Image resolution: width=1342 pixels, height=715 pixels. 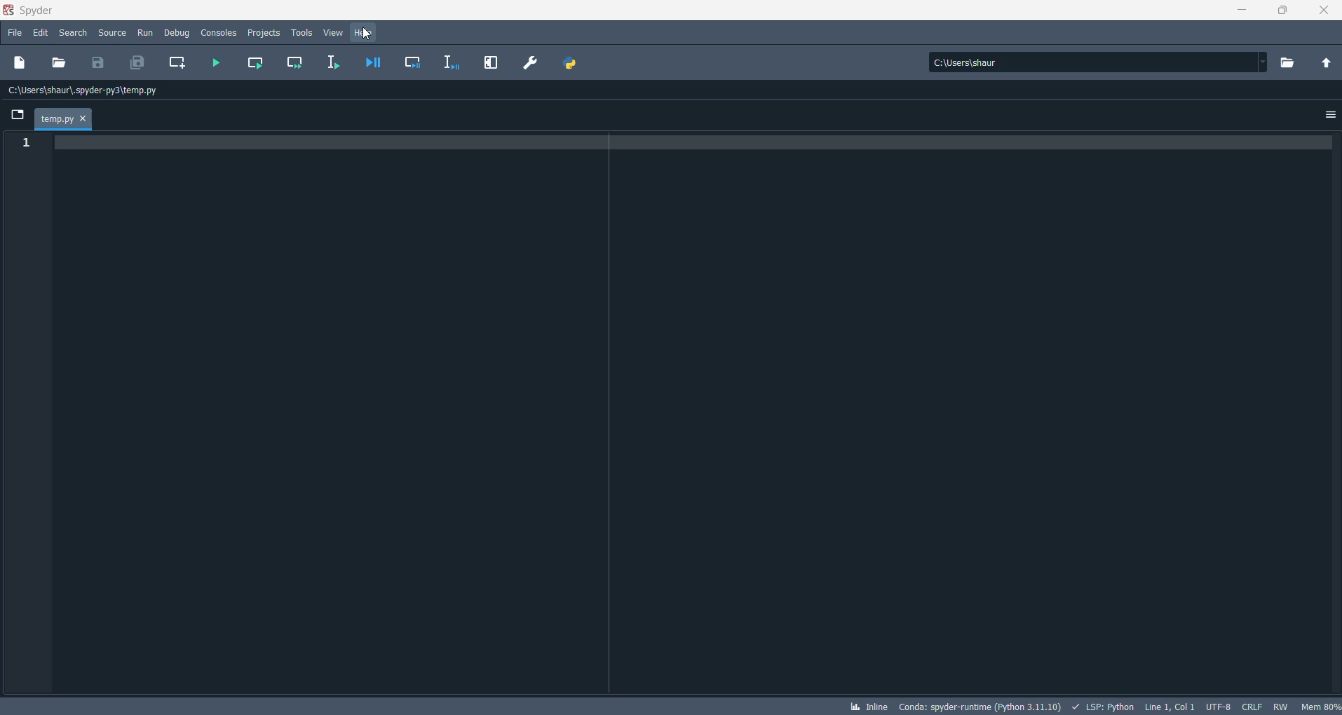 What do you see at coordinates (493, 63) in the screenshot?
I see `MAXIMIZE CURRENT PANE` at bounding box center [493, 63].